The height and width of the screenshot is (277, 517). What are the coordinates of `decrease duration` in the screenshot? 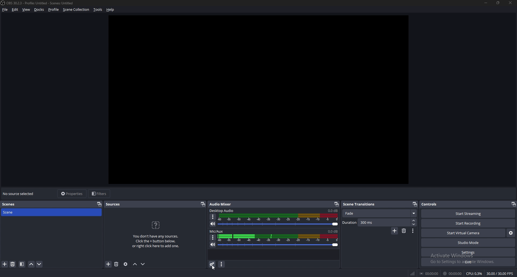 It's located at (413, 225).